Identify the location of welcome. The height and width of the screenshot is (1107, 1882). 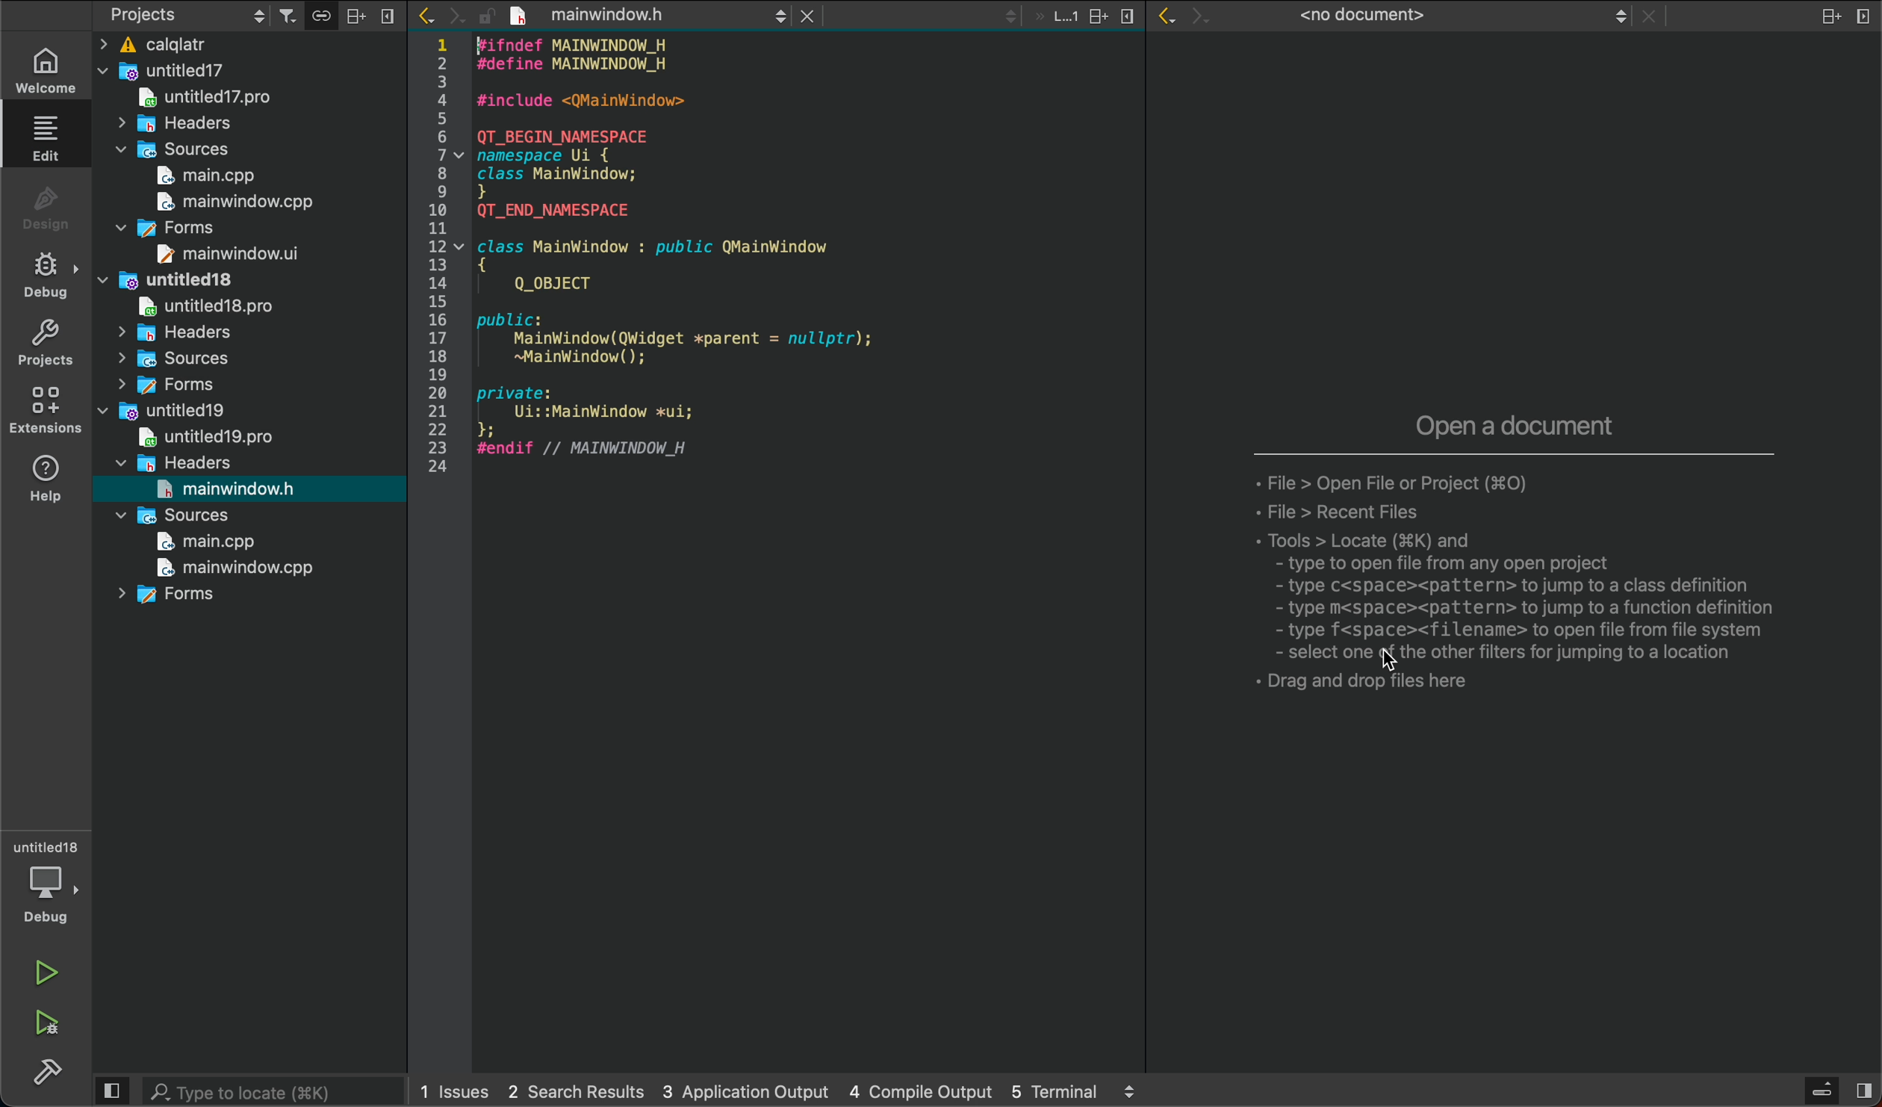
(44, 71).